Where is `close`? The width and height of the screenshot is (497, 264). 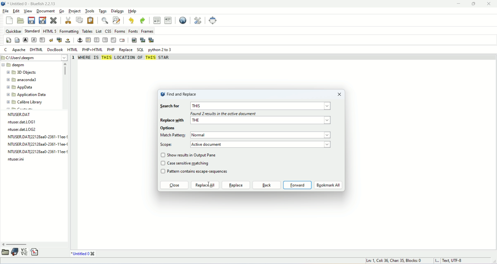 close is located at coordinates (53, 20).